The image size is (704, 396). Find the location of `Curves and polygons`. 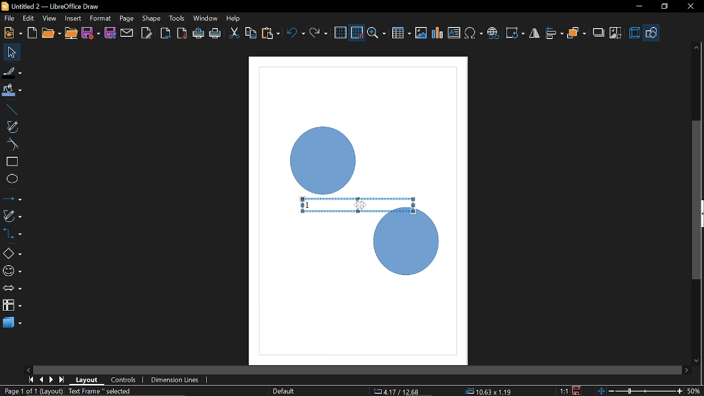

Curves and polygons is located at coordinates (12, 216).